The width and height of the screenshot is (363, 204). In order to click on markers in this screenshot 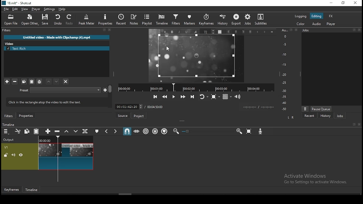, I will do `click(189, 21)`.